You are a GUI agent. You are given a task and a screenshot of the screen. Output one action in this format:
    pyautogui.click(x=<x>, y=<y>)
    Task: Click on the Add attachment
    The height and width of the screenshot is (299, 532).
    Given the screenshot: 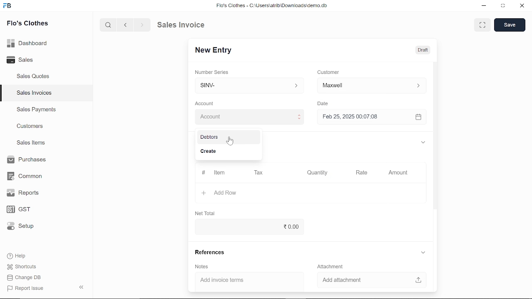 What is the action you would take?
    pyautogui.click(x=370, y=280)
    